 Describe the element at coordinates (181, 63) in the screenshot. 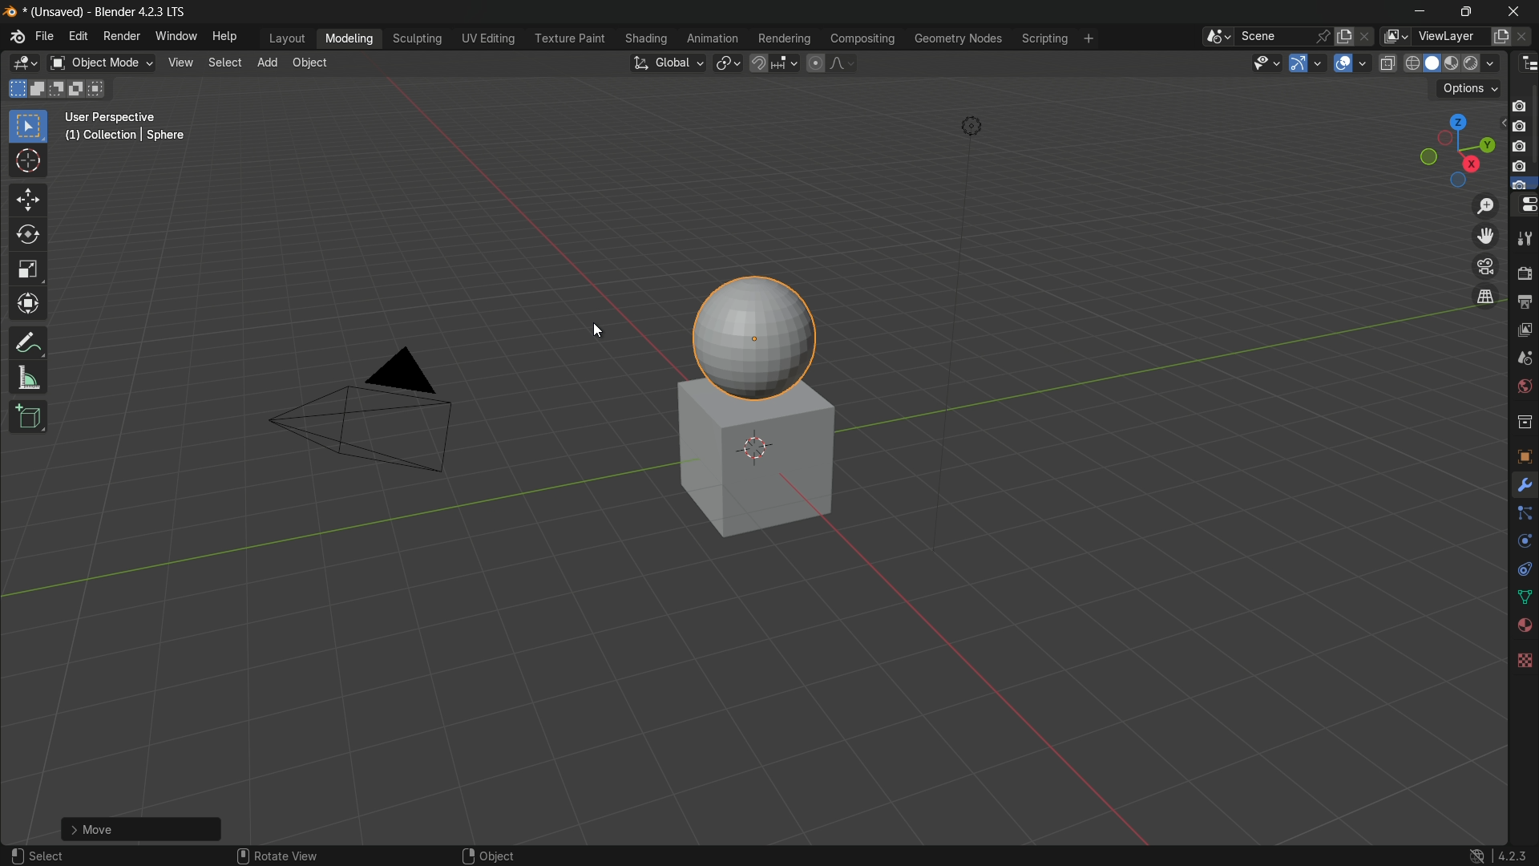

I see `view menu` at that location.